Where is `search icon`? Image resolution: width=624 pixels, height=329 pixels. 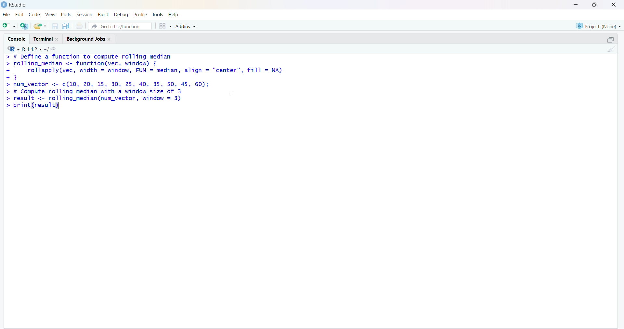 search icon is located at coordinates (54, 48).